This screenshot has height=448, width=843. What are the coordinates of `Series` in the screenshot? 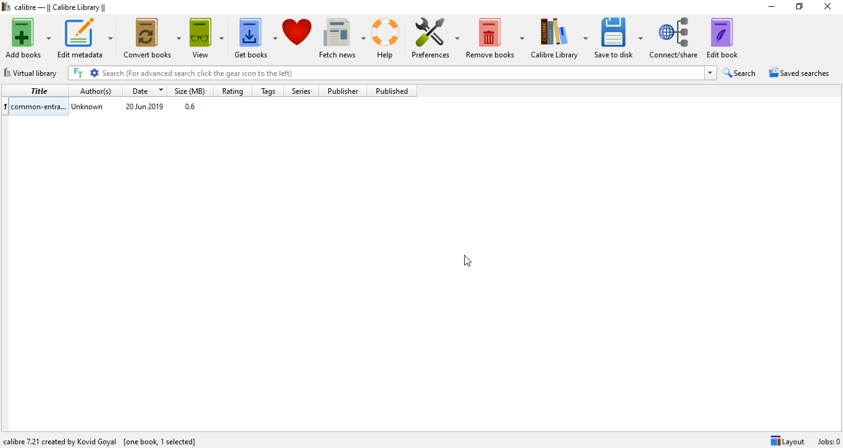 It's located at (299, 89).